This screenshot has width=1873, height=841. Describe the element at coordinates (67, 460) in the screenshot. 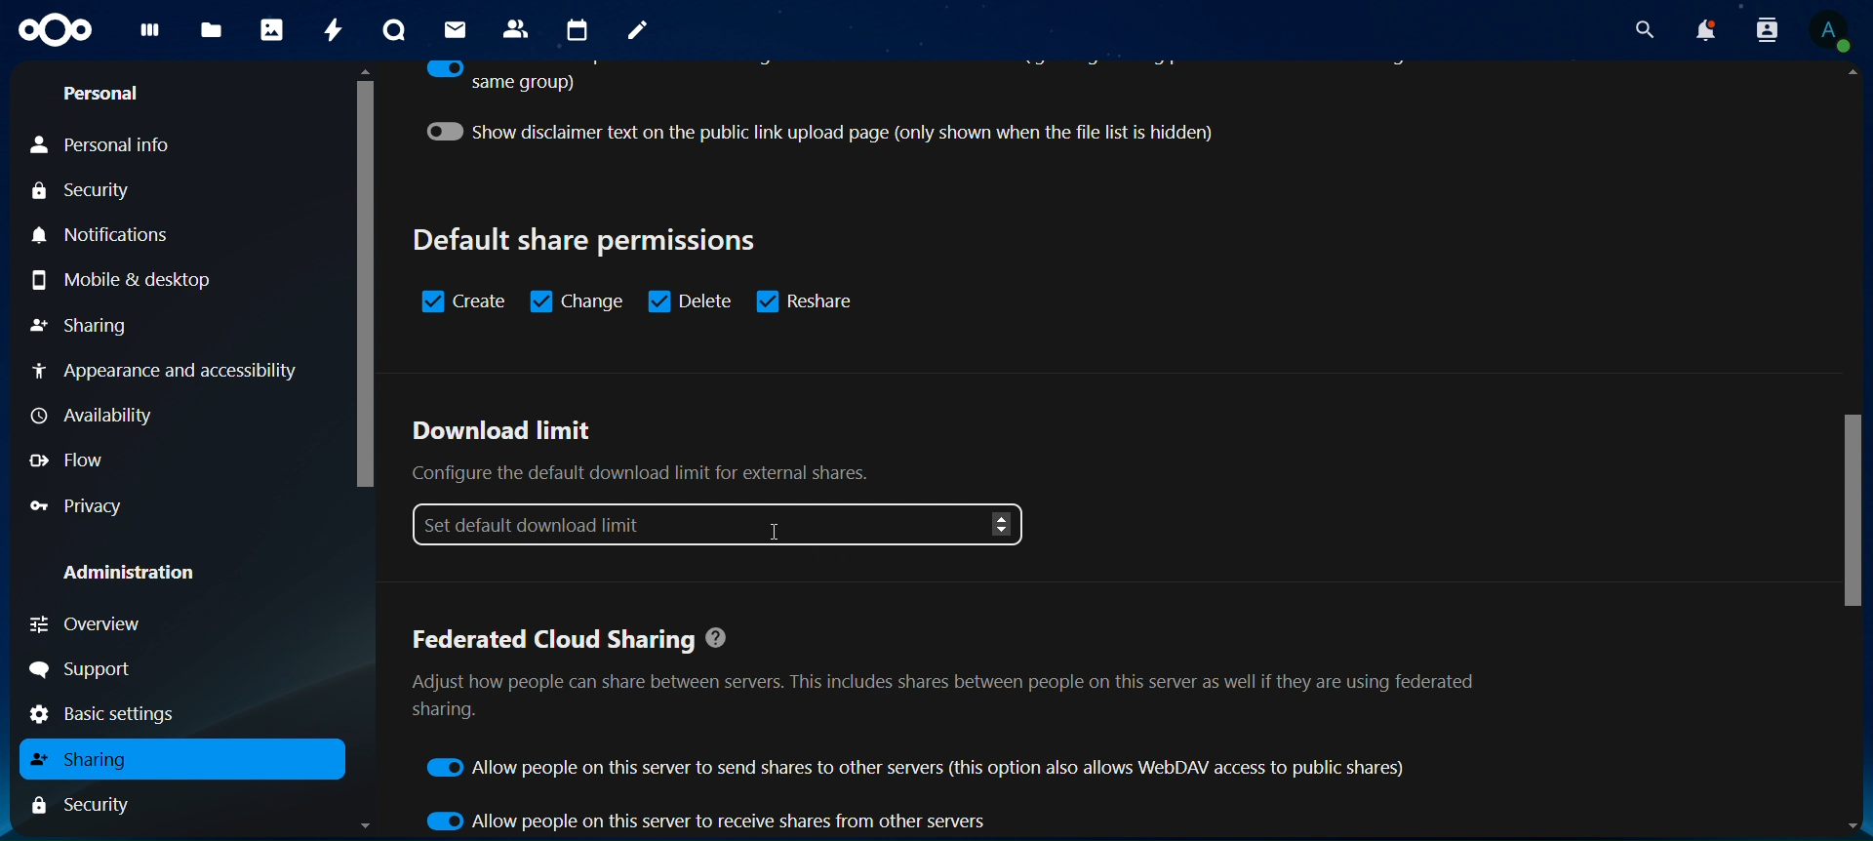

I see `flow` at that location.